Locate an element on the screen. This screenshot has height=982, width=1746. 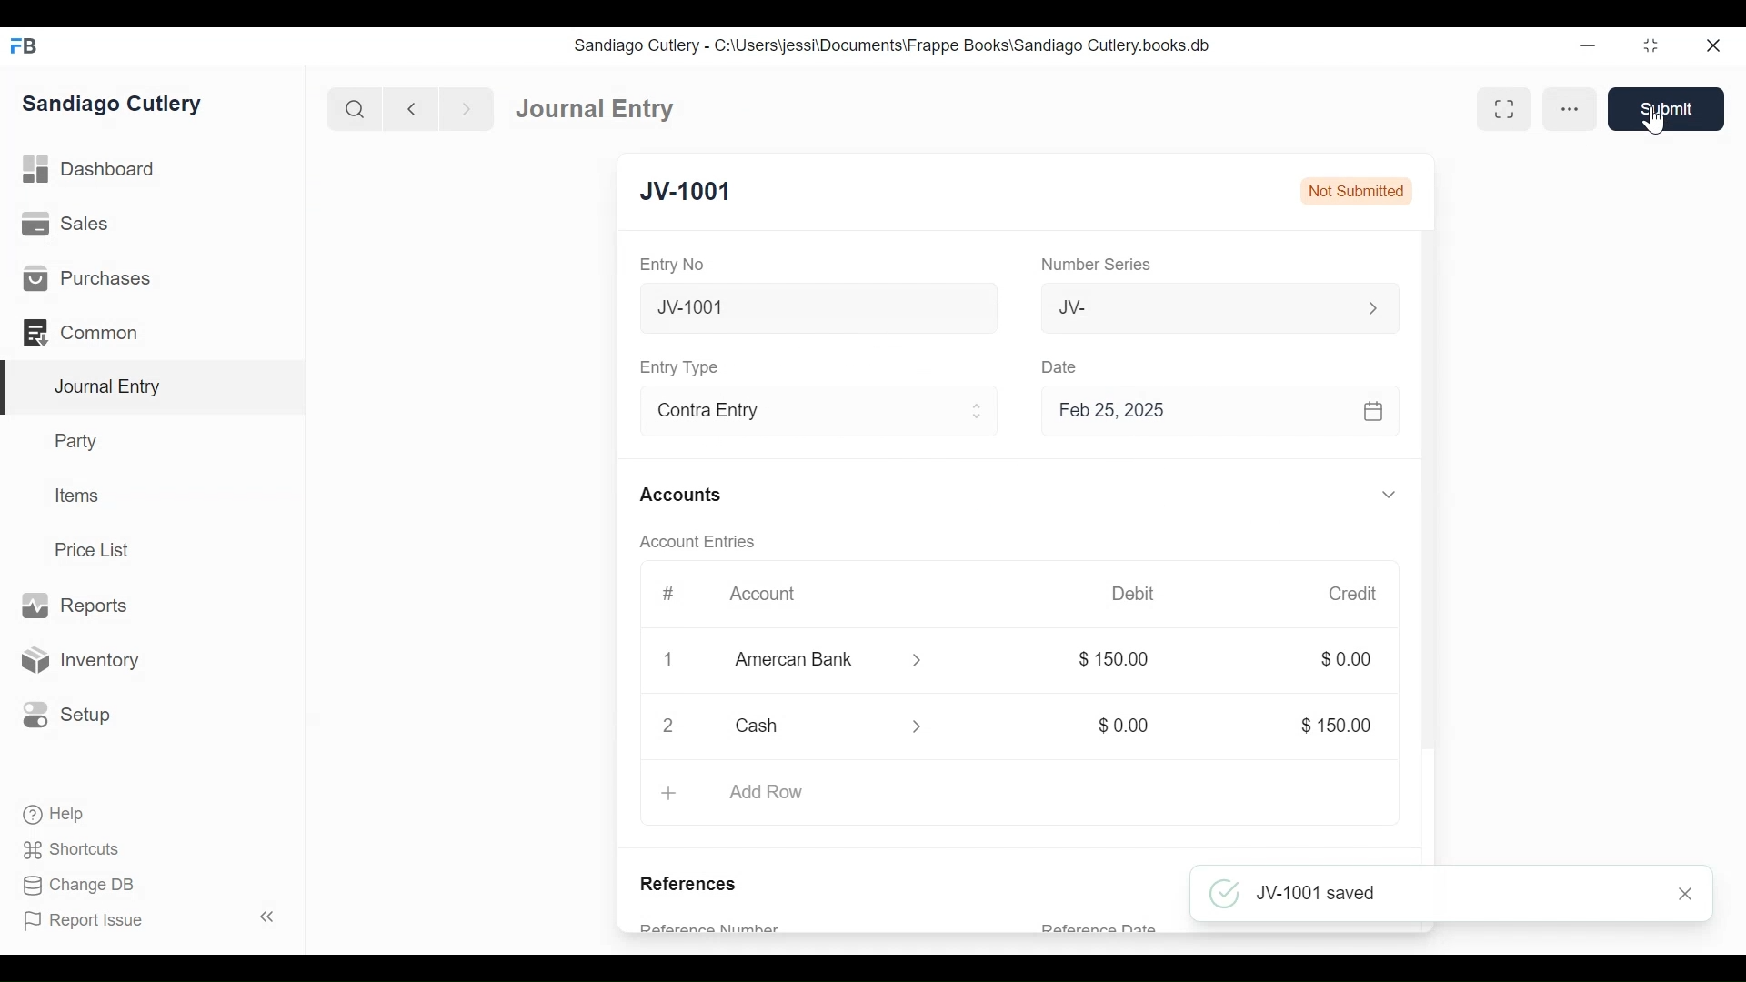
Setup is located at coordinates (63, 714).